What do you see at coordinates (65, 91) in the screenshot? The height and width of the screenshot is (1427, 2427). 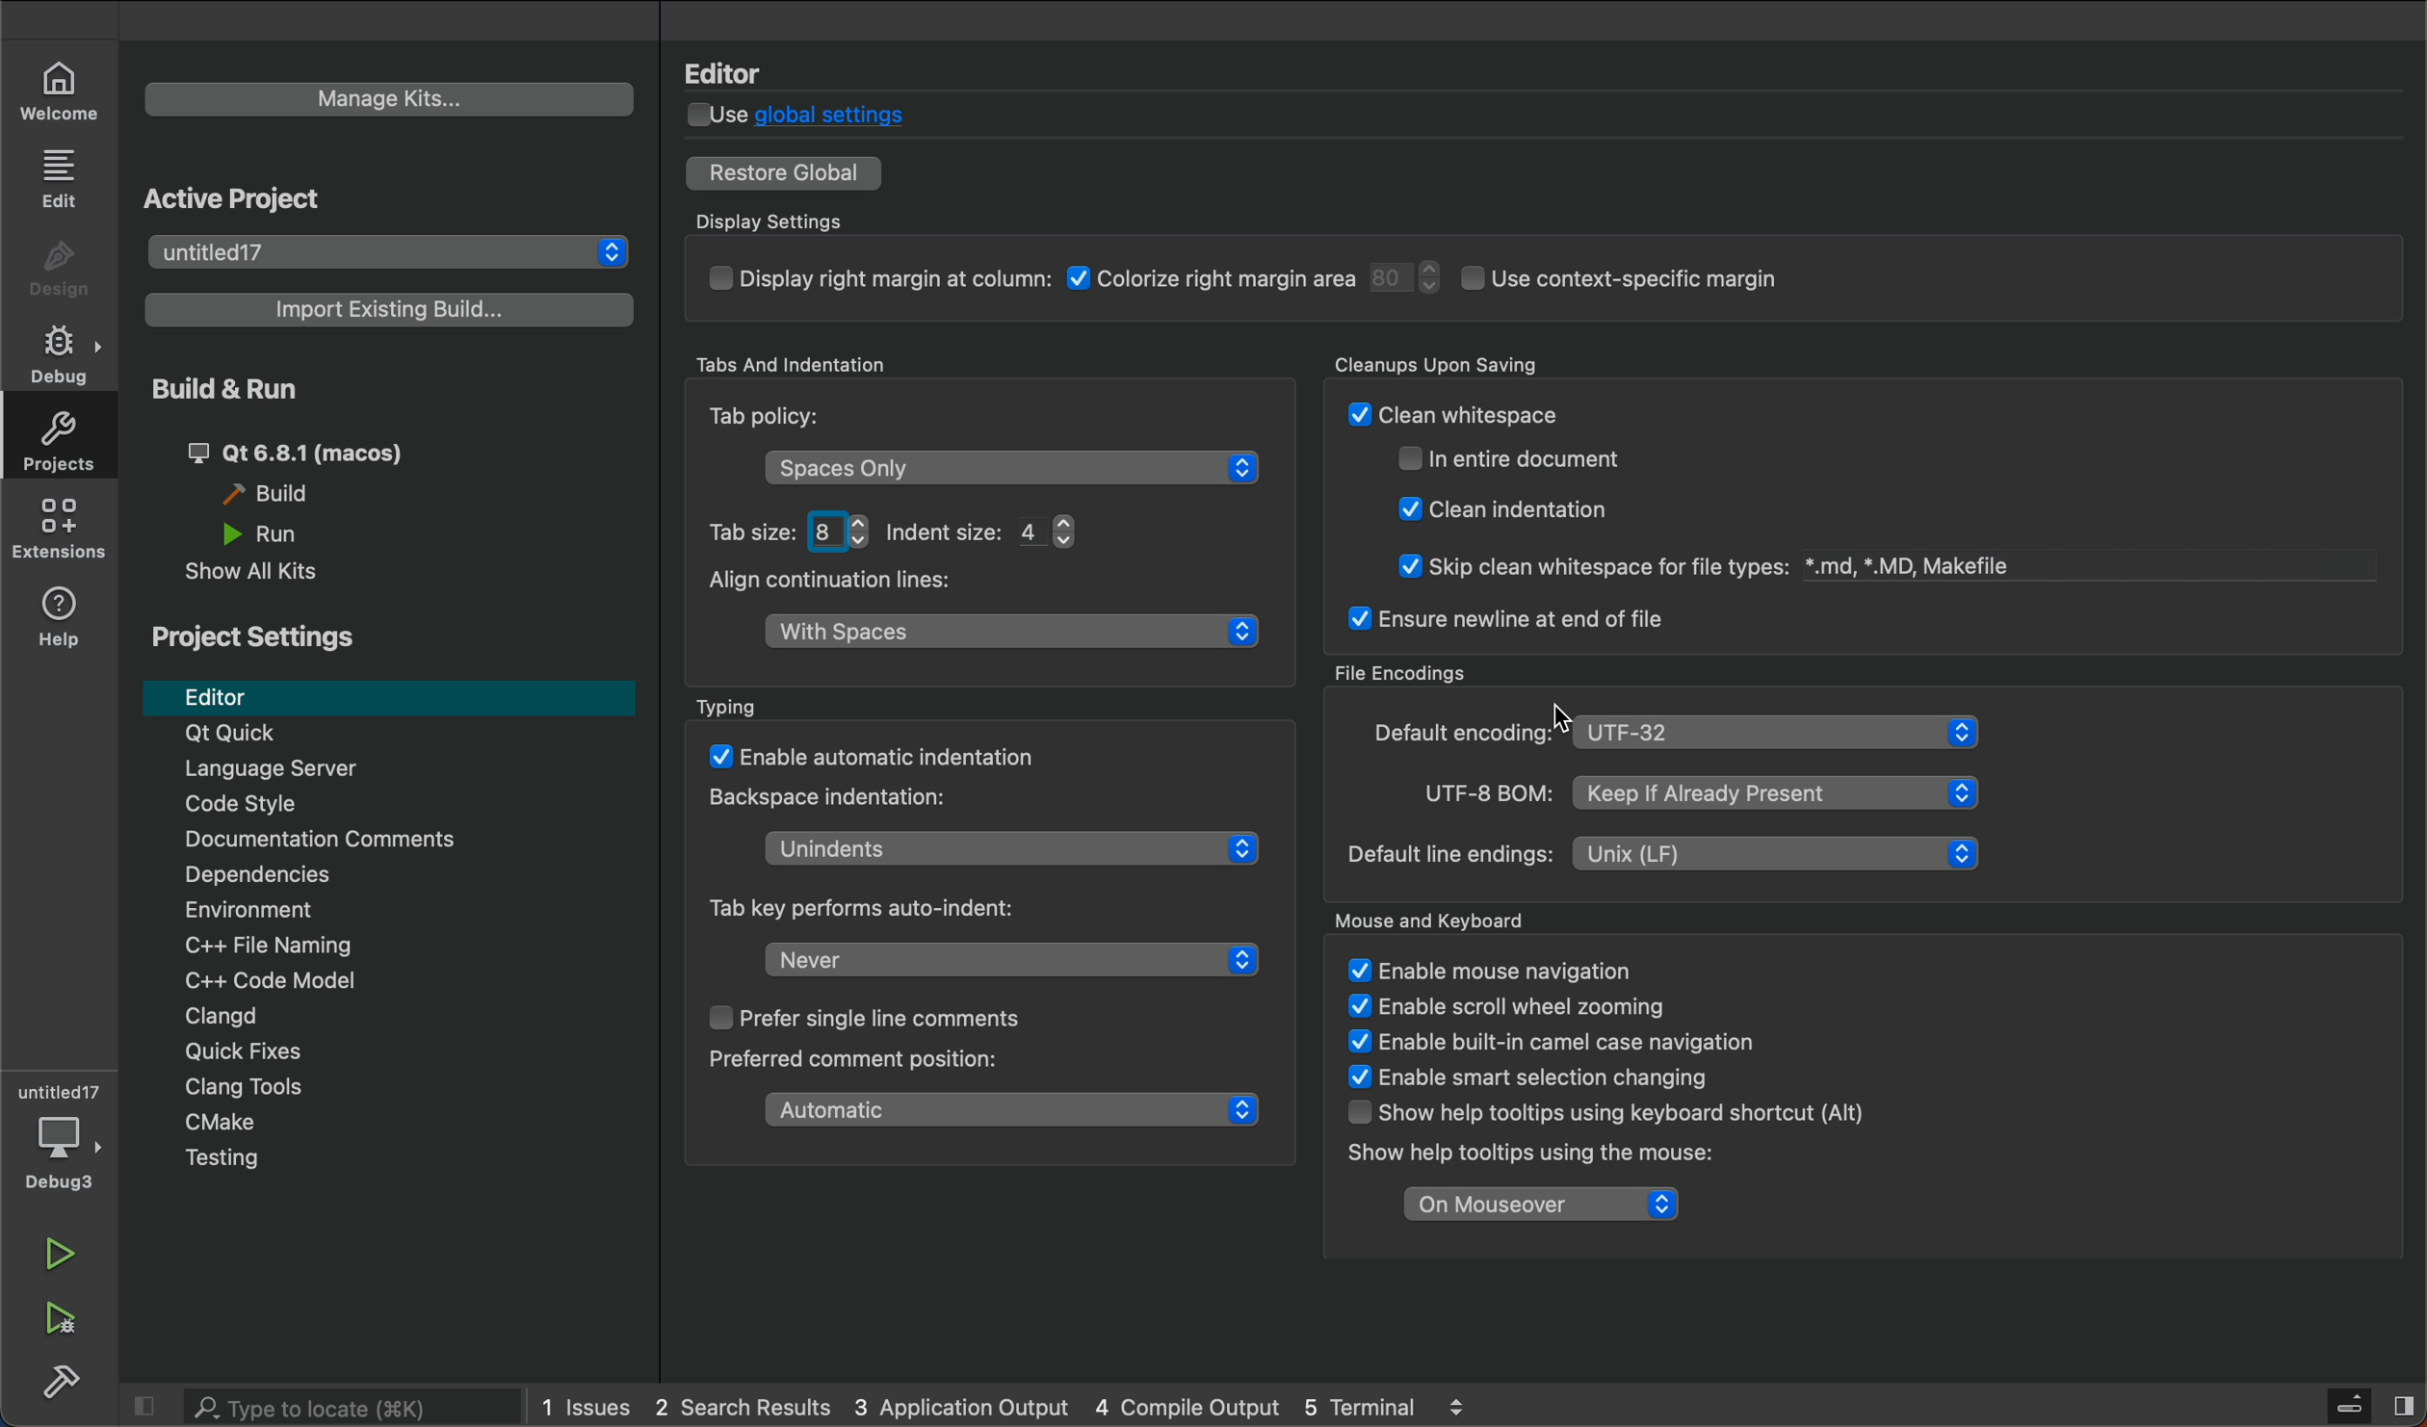 I see `welcome` at bounding box center [65, 91].